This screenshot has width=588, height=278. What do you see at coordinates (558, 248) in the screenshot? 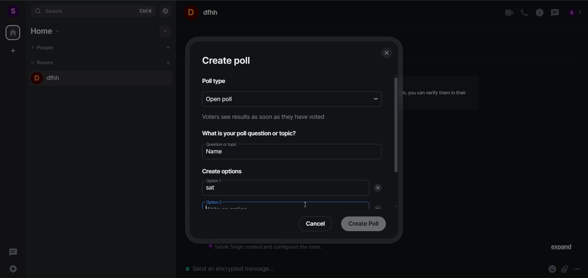
I see `Expand` at bounding box center [558, 248].